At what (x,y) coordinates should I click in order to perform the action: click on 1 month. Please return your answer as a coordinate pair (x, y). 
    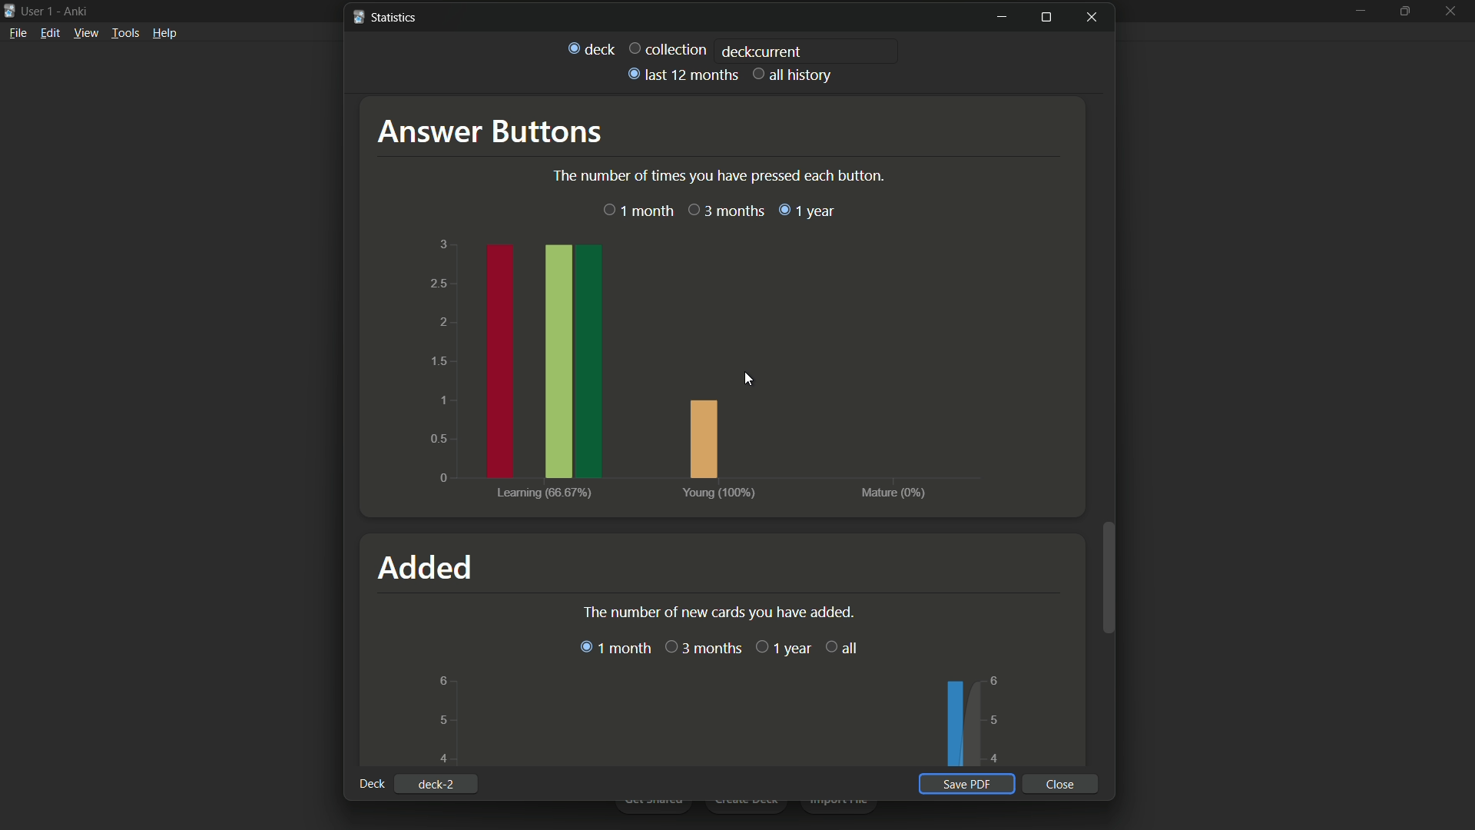
    Looking at the image, I should click on (615, 649).